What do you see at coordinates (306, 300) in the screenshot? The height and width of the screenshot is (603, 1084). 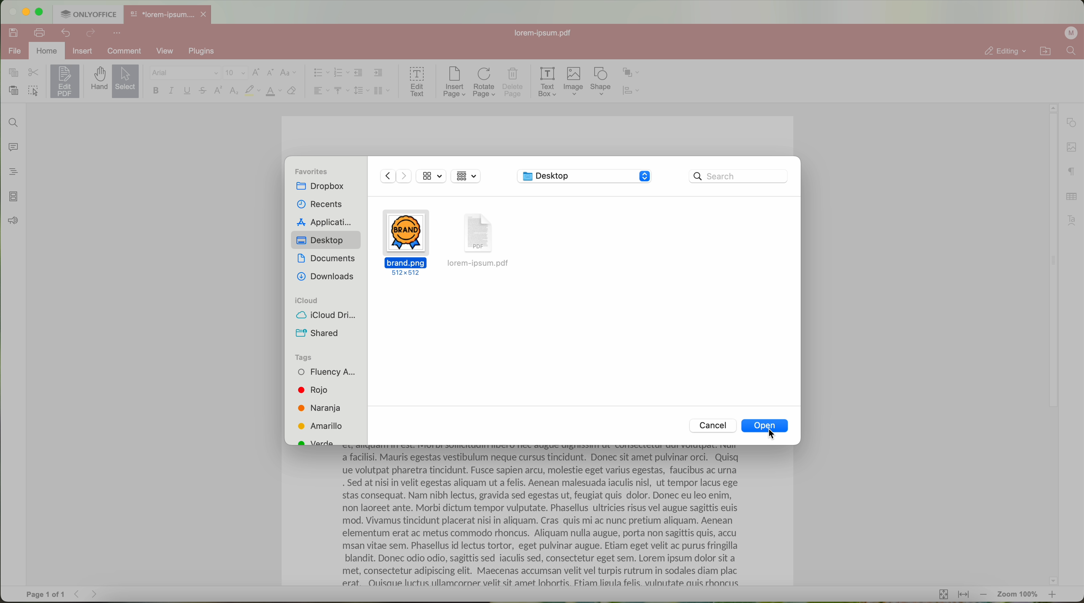 I see `icloud` at bounding box center [306, 300].